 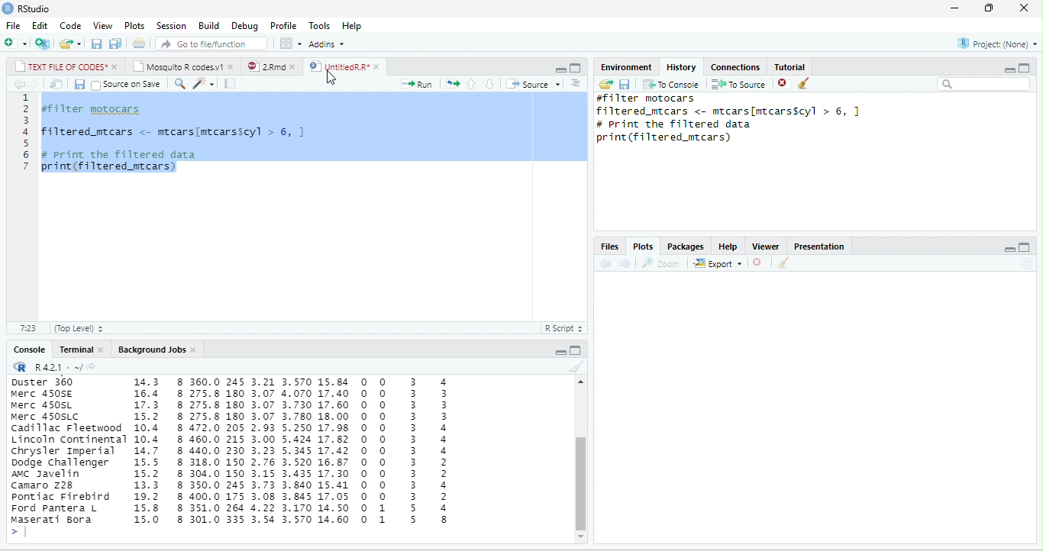 What do you see at coordinates (79, 328) in the screenshot?
I see `Top Level` at bounding box center [79, 328].